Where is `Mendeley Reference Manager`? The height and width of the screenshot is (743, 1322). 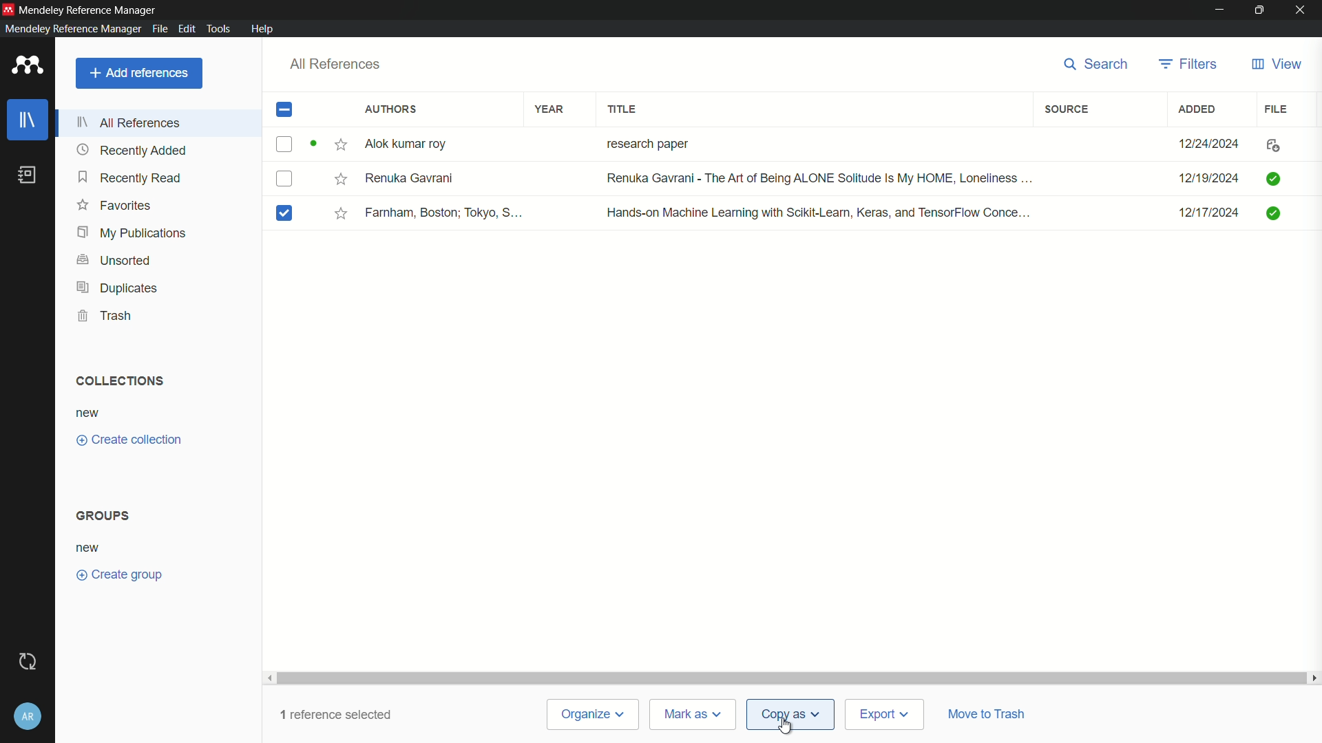
Mendeley Reference Manager is located at coordinates (70, 29).